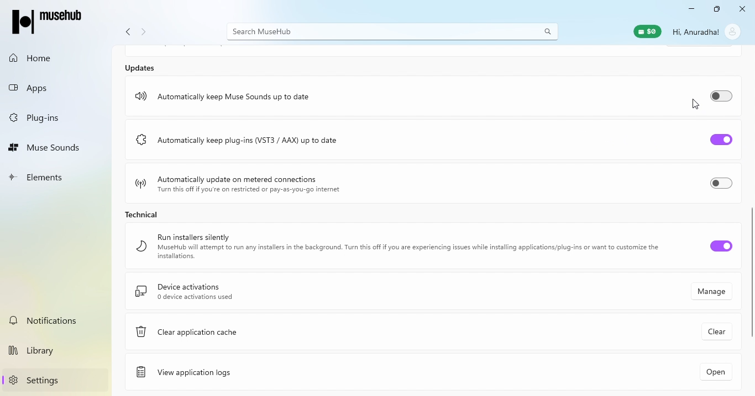 This screenshot has width=755, height=396. What do you see at coordinates (716, 137) in the screenshot?
I see `Toggle` at bounding box center [716, 137].